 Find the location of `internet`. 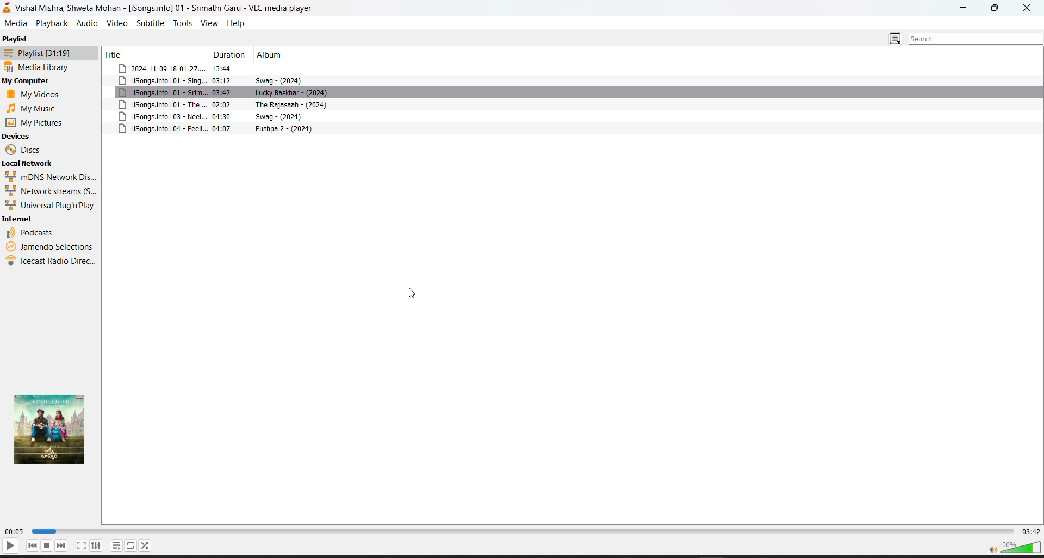

internet is located at coordinates (17, 219).